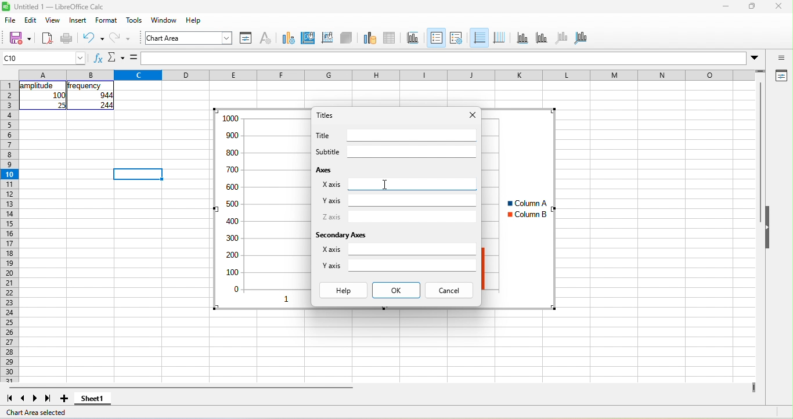 The image size is (793, 419). What do you see at coordinates (779, 6) in the screenshot?
I see `close` at bounding box center [779, 6].